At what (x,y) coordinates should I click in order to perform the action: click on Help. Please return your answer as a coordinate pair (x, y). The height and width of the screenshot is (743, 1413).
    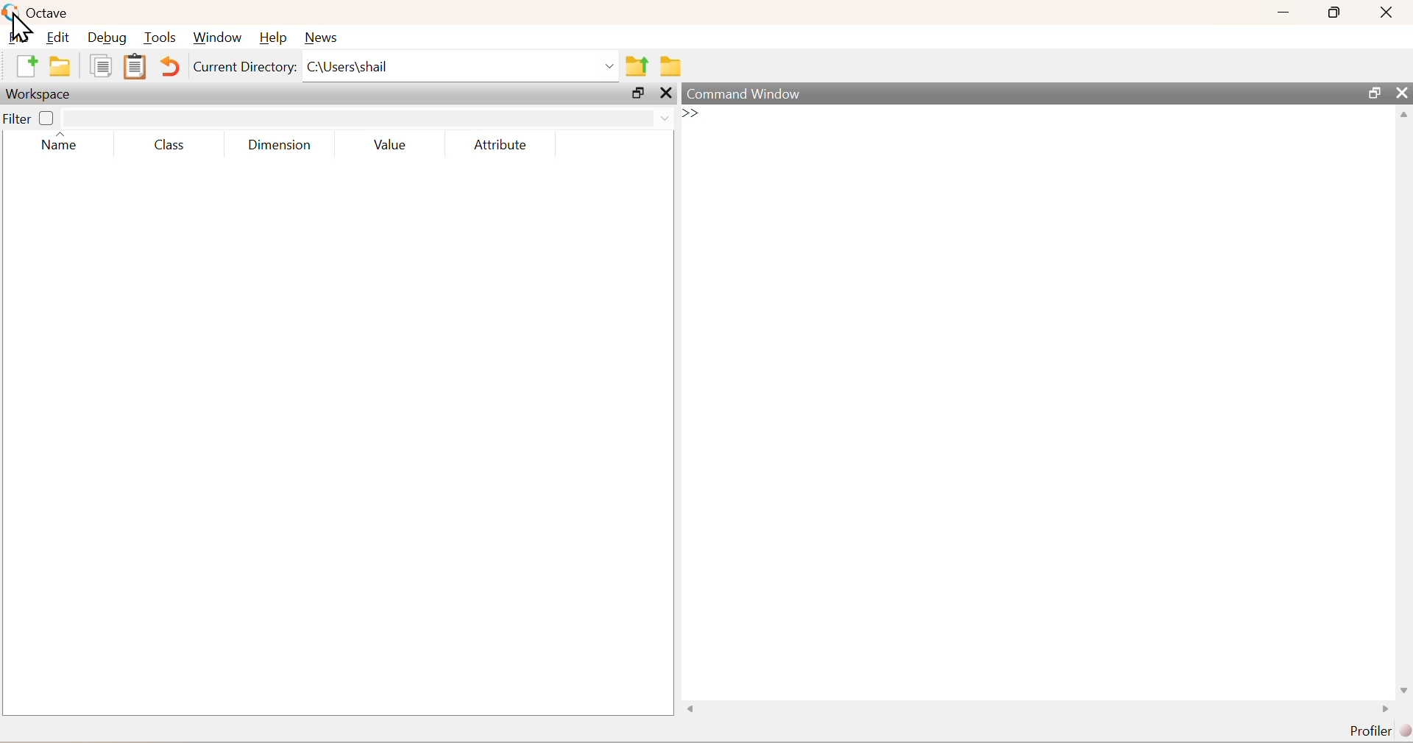
    Looking at the image, I should click on (273, 37).